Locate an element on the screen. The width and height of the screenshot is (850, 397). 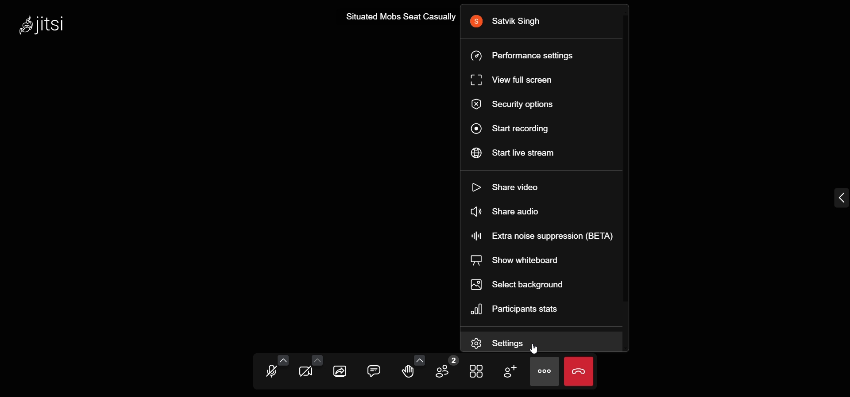
invite people is located at coordinates (510, 370).